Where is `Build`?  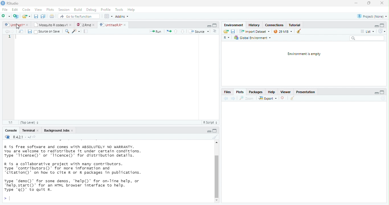 Build is located at coordinates (78, 10).